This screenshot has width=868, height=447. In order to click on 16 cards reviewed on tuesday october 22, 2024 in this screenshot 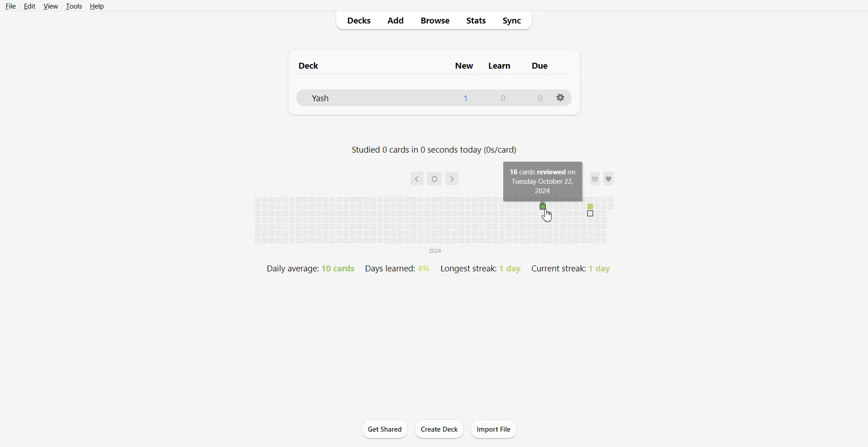, I will do `click(543, 182)`.